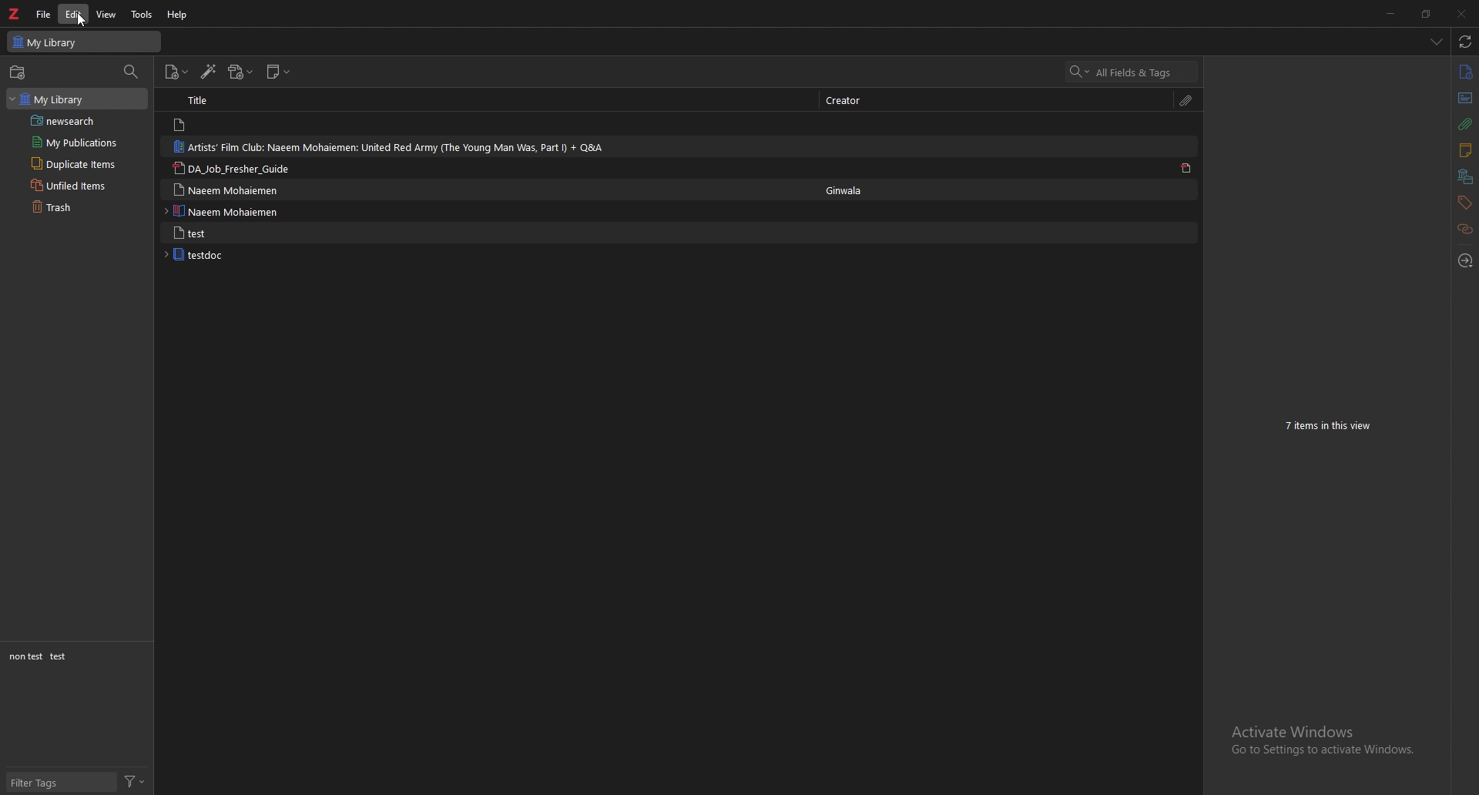 The width and height of the screenshot is (1479, 795). I want to click on new note, so click(279, 71).